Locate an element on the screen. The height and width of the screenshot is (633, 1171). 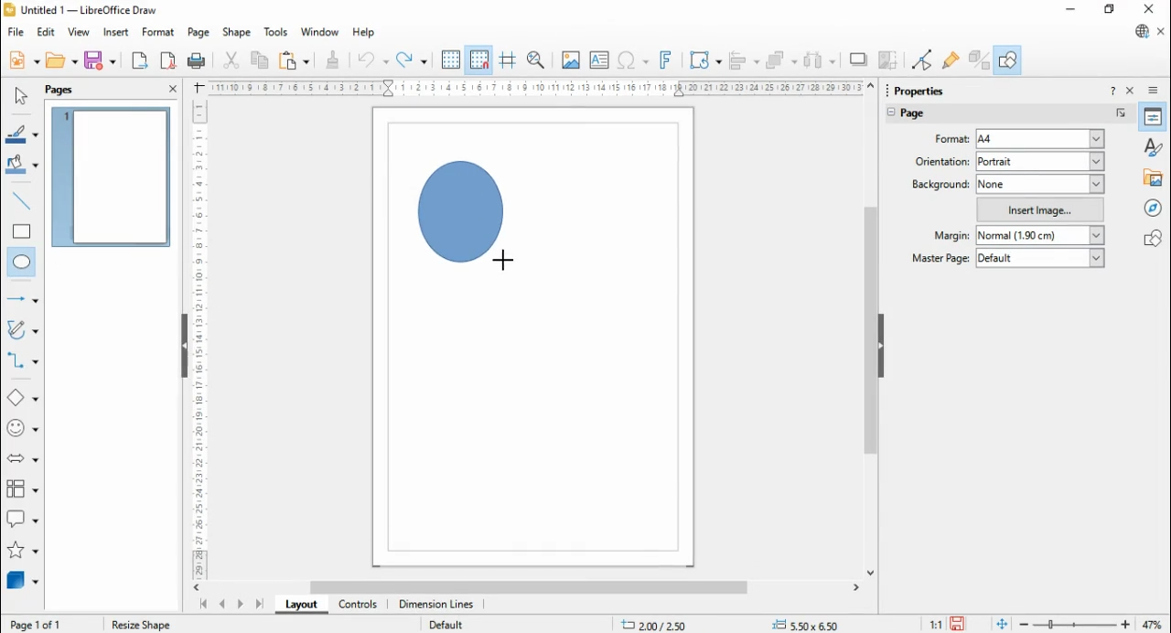
show draw functions is located at coordinates (1007, 59).